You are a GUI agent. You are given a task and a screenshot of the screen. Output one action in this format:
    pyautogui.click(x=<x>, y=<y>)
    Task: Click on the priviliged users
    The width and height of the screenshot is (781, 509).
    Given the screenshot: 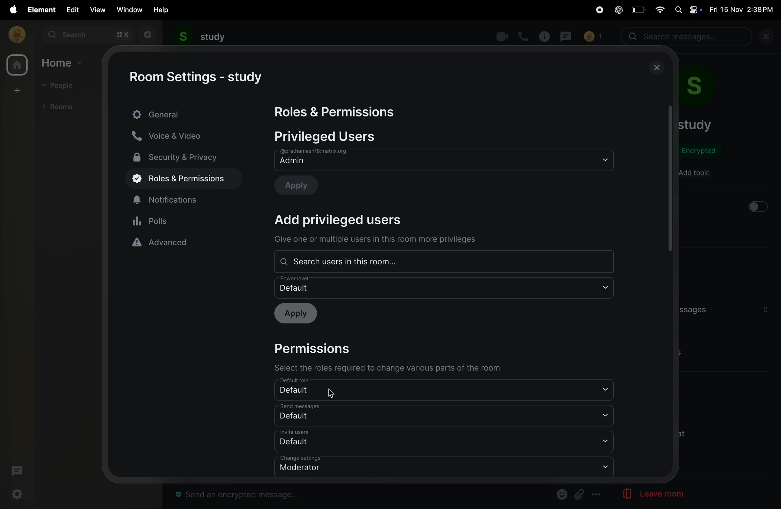 What is the action you would take?
    pyautogui.click(x=332, y=136)
    